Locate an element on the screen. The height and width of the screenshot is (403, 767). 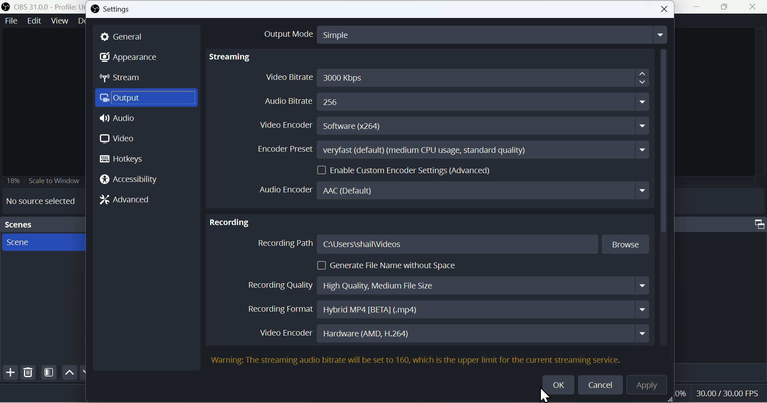
minimise is located at coordinates (700, 8).